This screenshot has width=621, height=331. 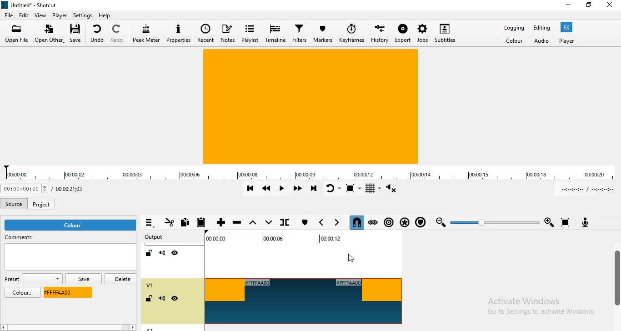 I want to click on Audio, so click(x=542, y=41).